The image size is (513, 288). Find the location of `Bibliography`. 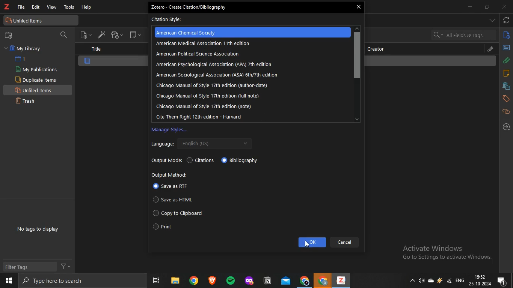

Bibliography is located at coordinates (243, 161).